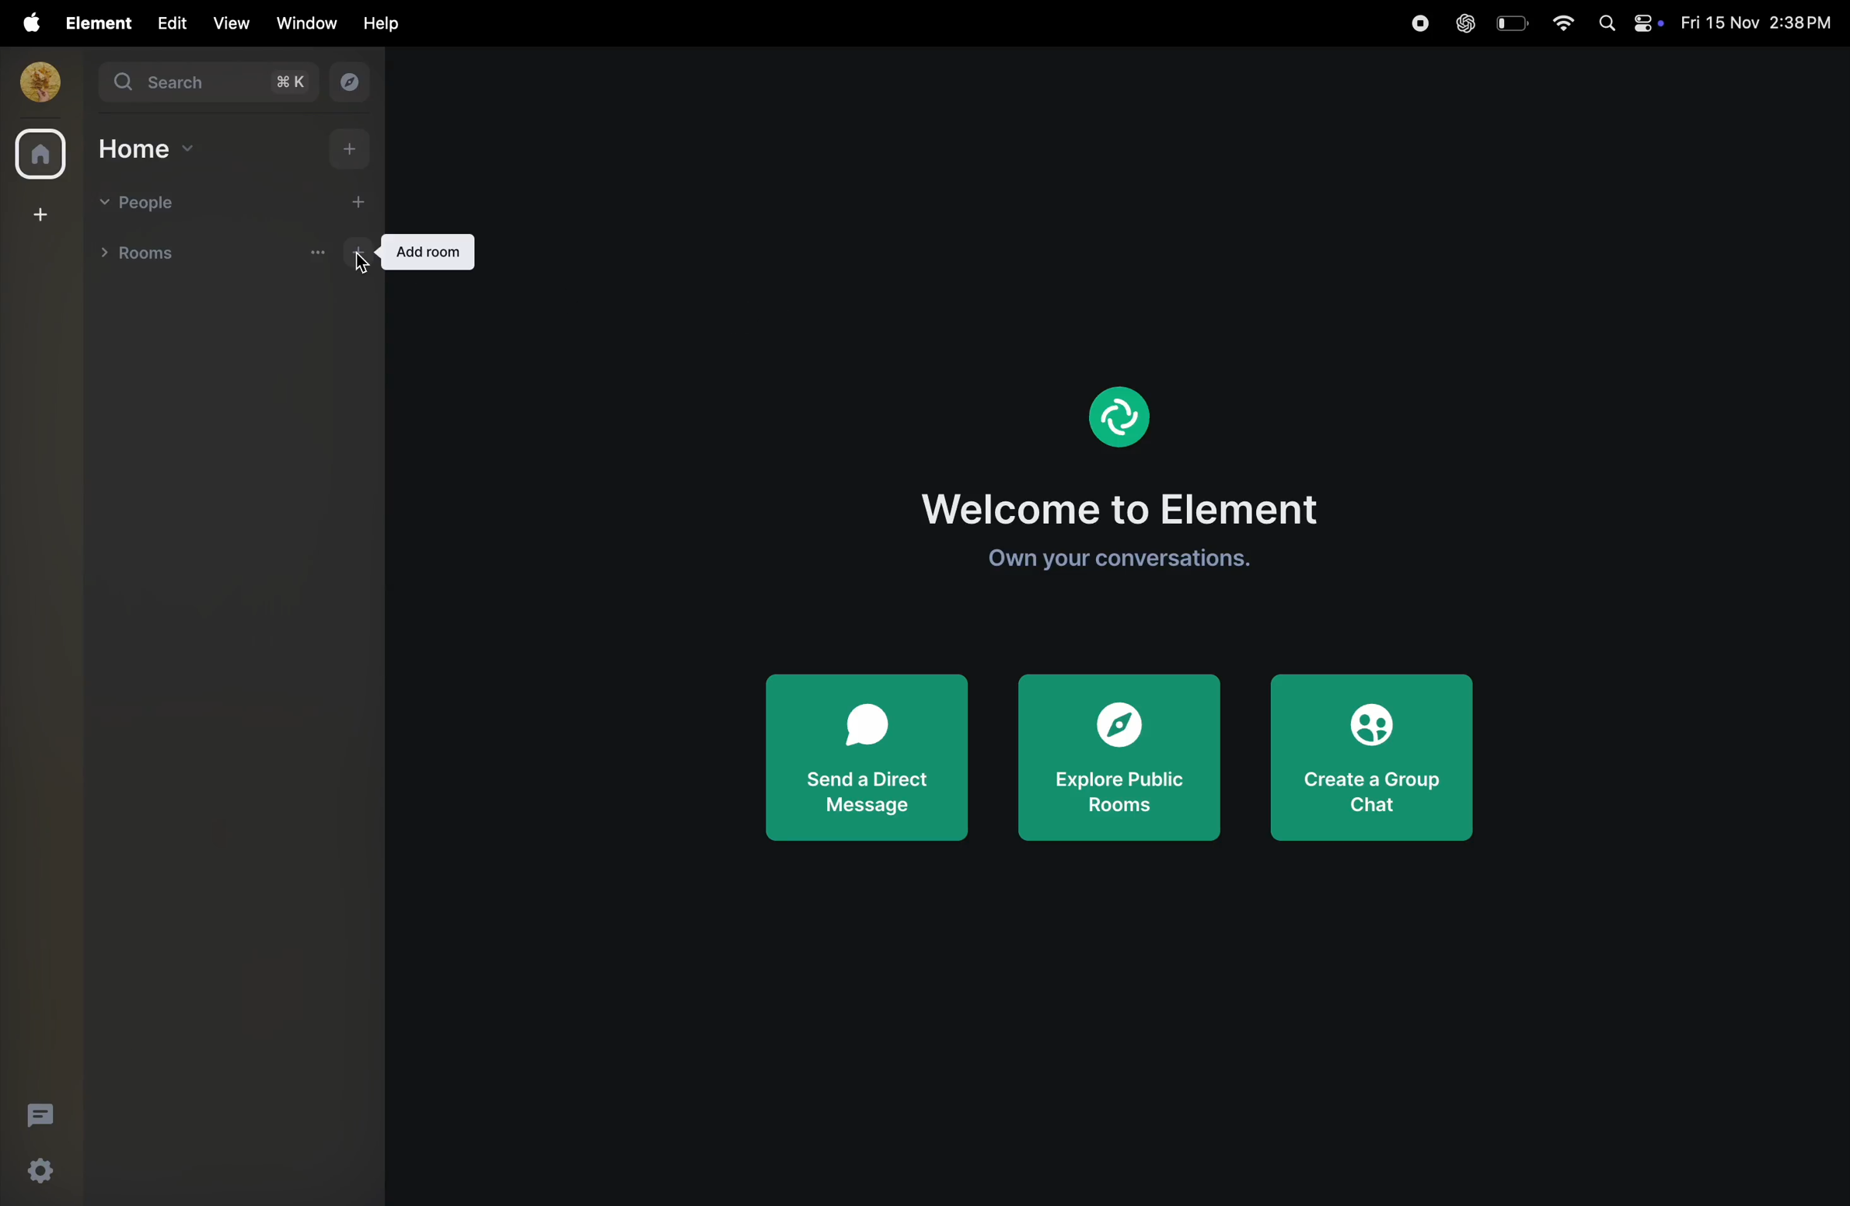 Image resolution: width=1850 pixels, height=1206 pixels. What do you see at coordinates (1413, 25) in the screenshot?
I see `record` at bounding box center [1413, 25].